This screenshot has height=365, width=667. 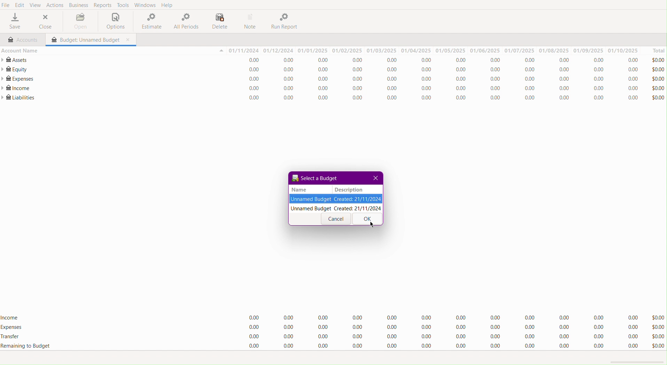 I want to click on Liabilities, so click(x=19, y=98).